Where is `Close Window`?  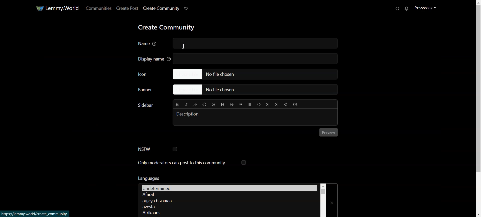
Close Window is located at coordinates (332, 200).